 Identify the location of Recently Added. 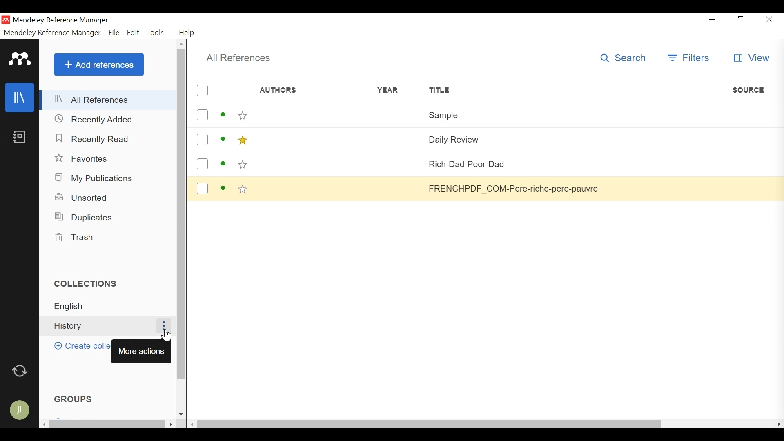
(94, 119).